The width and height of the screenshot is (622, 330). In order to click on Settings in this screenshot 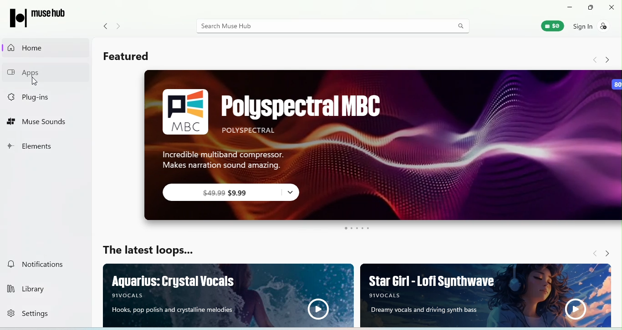, I will do `click(39, 315)`.